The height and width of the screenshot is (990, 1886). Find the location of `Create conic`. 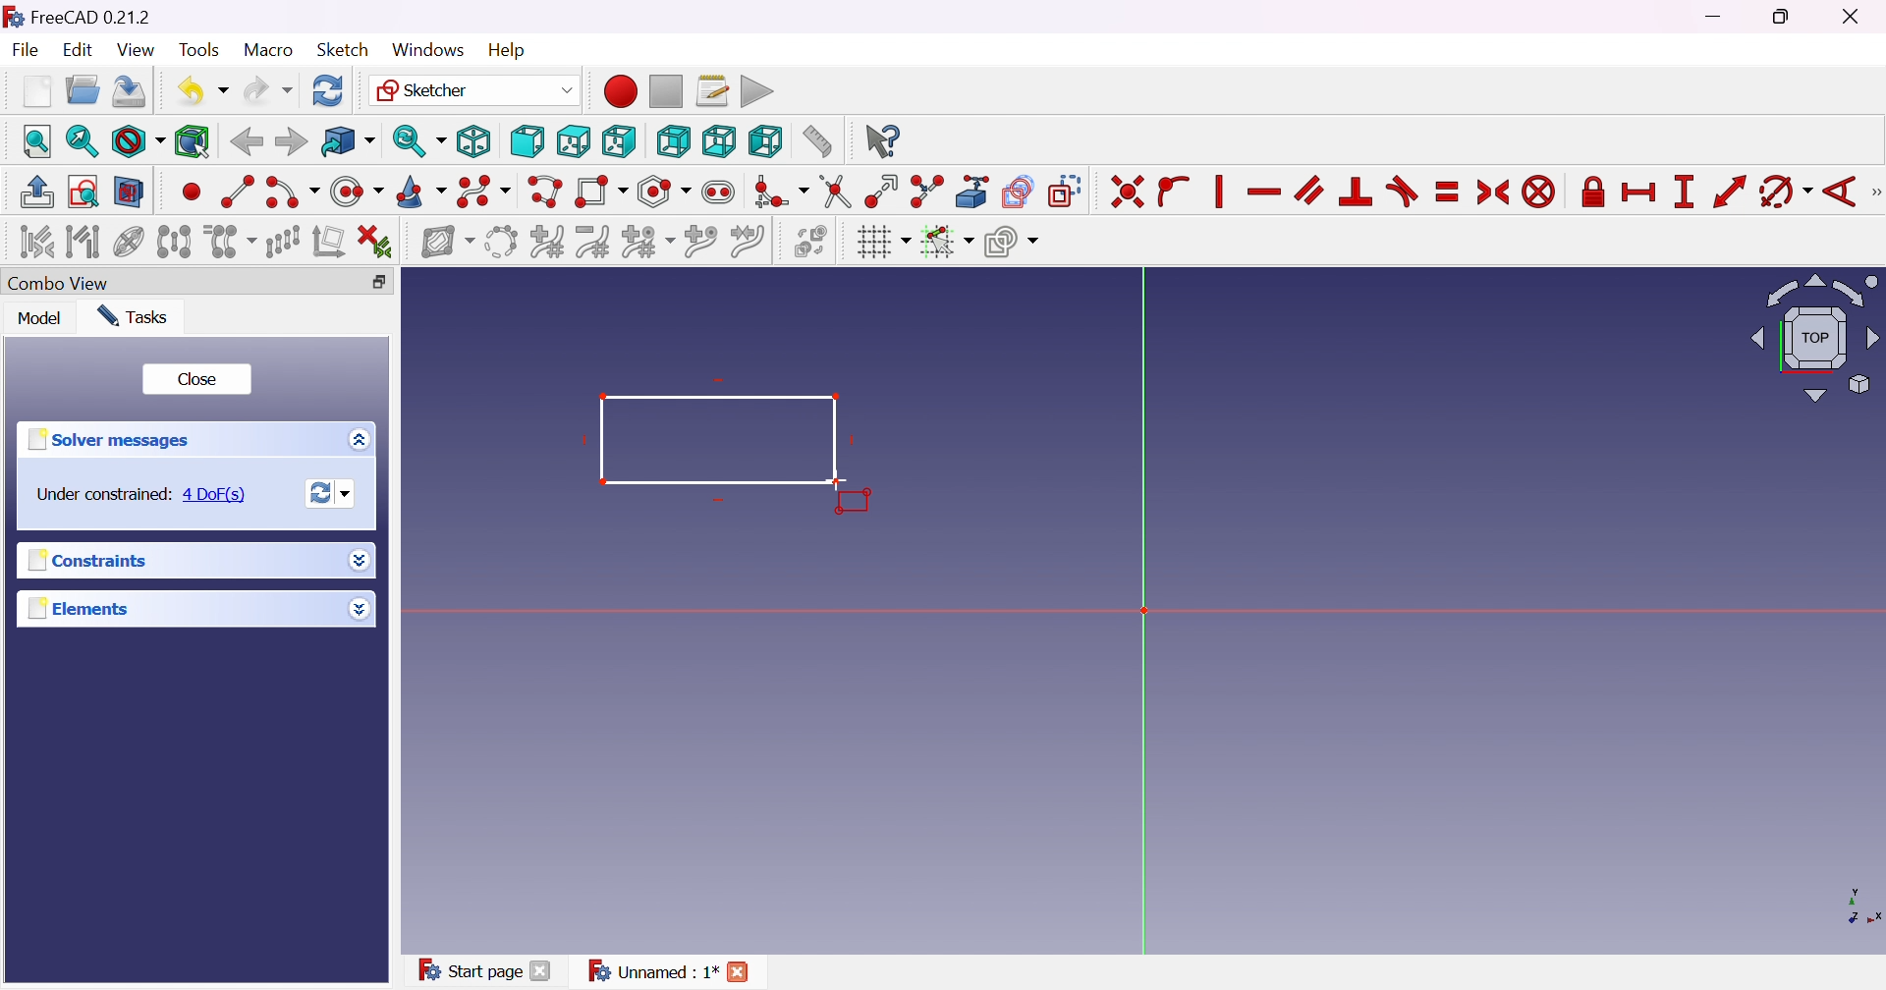

Create conic is located at coordinates (421, 192).